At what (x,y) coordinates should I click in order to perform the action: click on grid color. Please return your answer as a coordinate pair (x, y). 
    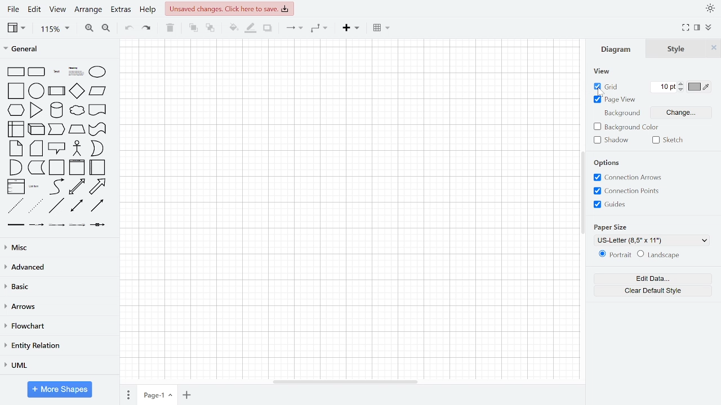
    Looking at the image, I should click on (700, 87).